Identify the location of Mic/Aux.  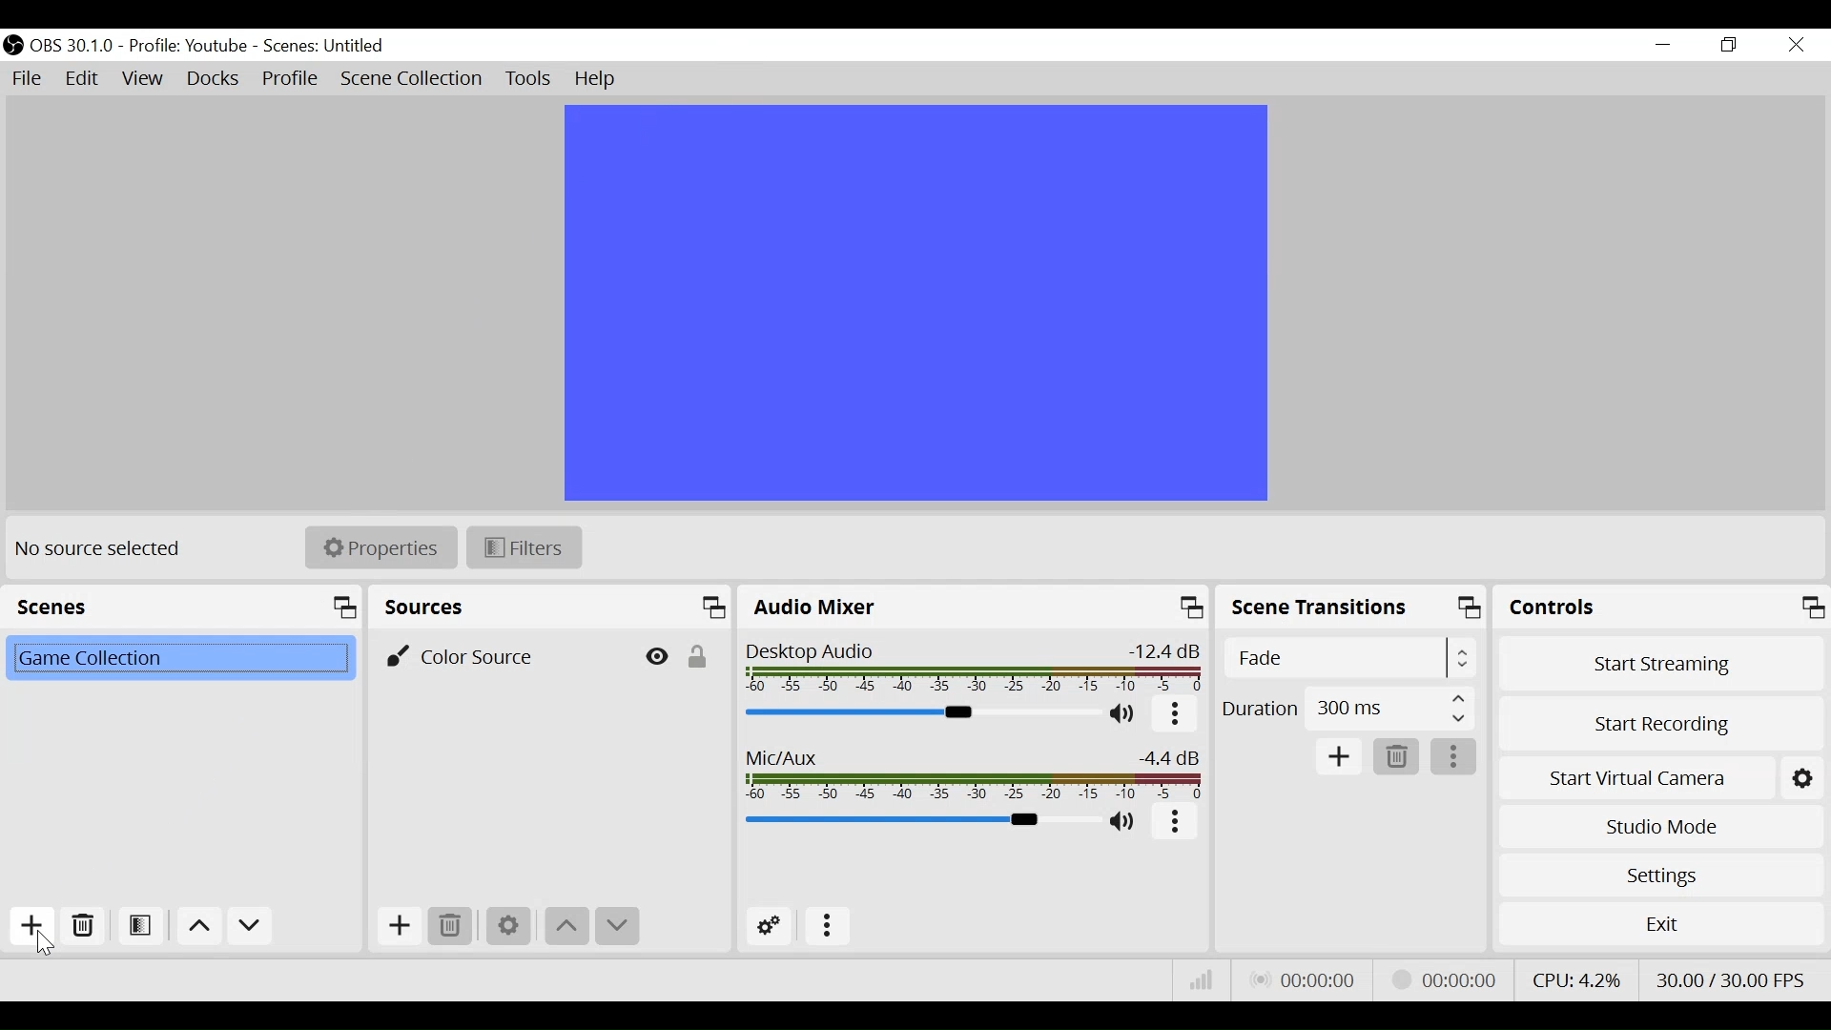
(976, 774).